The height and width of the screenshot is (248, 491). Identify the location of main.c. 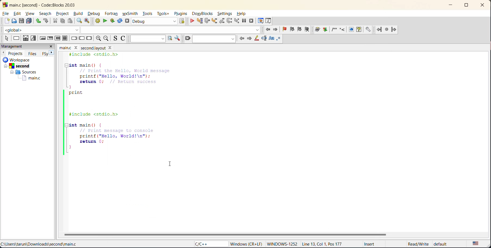
(28, 78).